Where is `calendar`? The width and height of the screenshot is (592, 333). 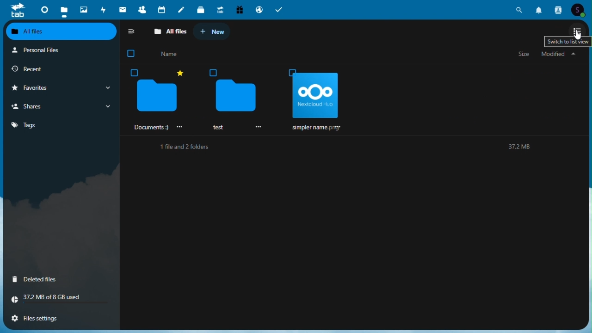
calendar is located at coordinates (161, 9).